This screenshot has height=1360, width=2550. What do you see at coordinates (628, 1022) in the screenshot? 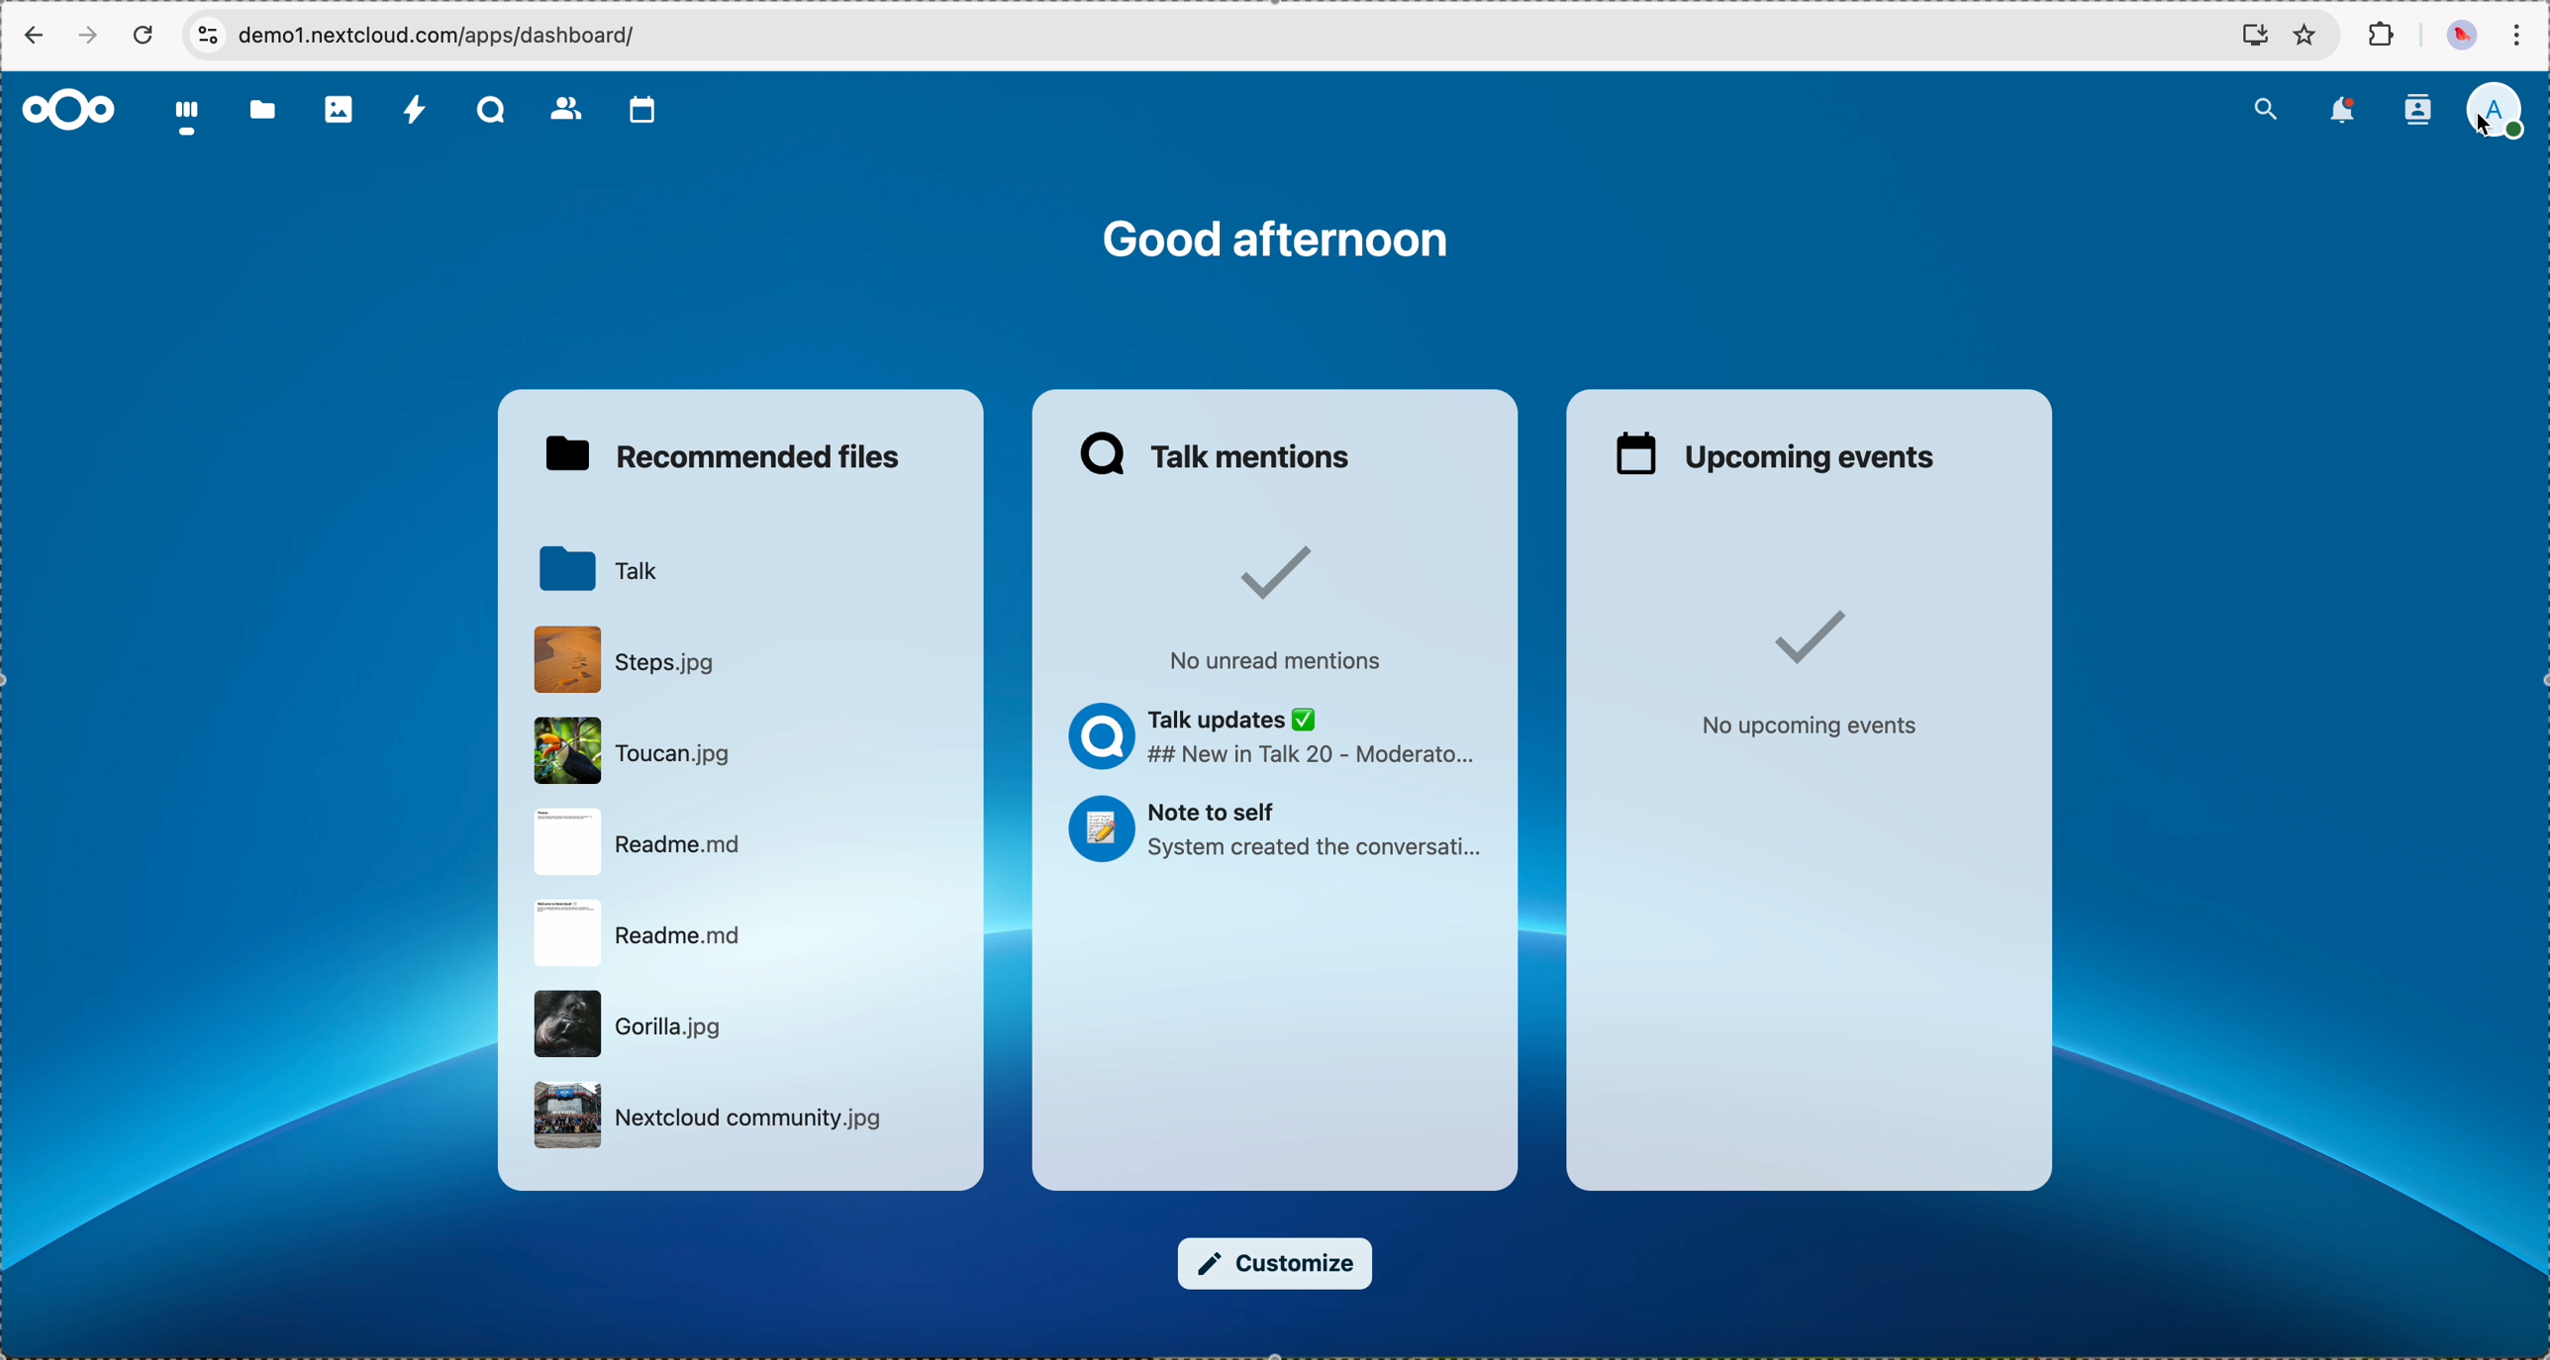
I see `file` at bounding box center [628, 1022].